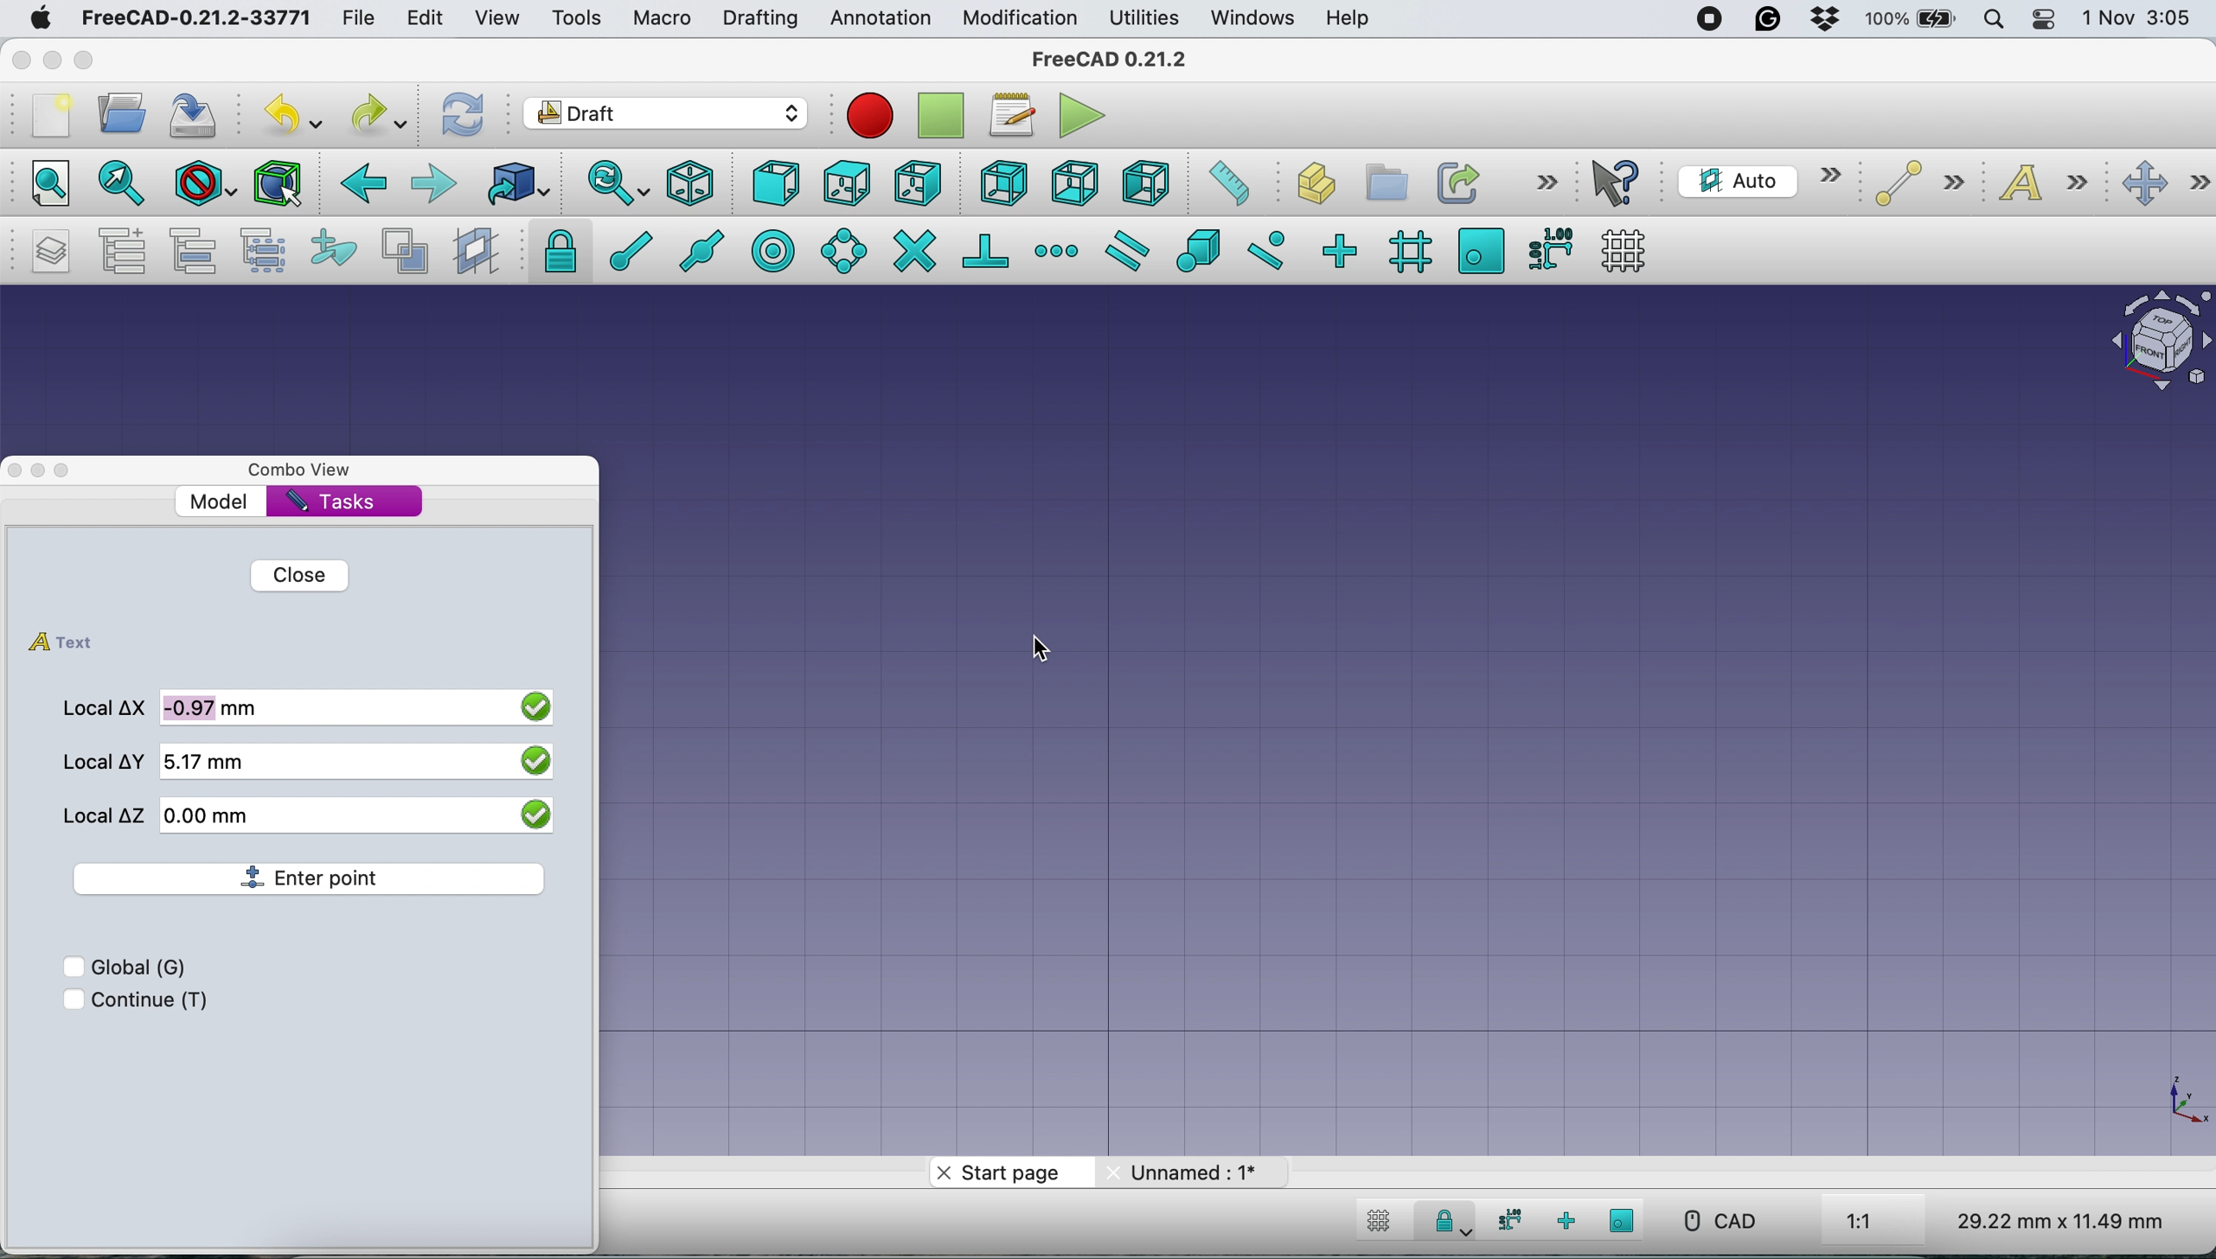 The width and height of the screenshot is (2216, 1259). What do you see at coordinates (1381, 1218) in the screenshot?
I see `toggle grid` at bounding box center [1381, 1218].